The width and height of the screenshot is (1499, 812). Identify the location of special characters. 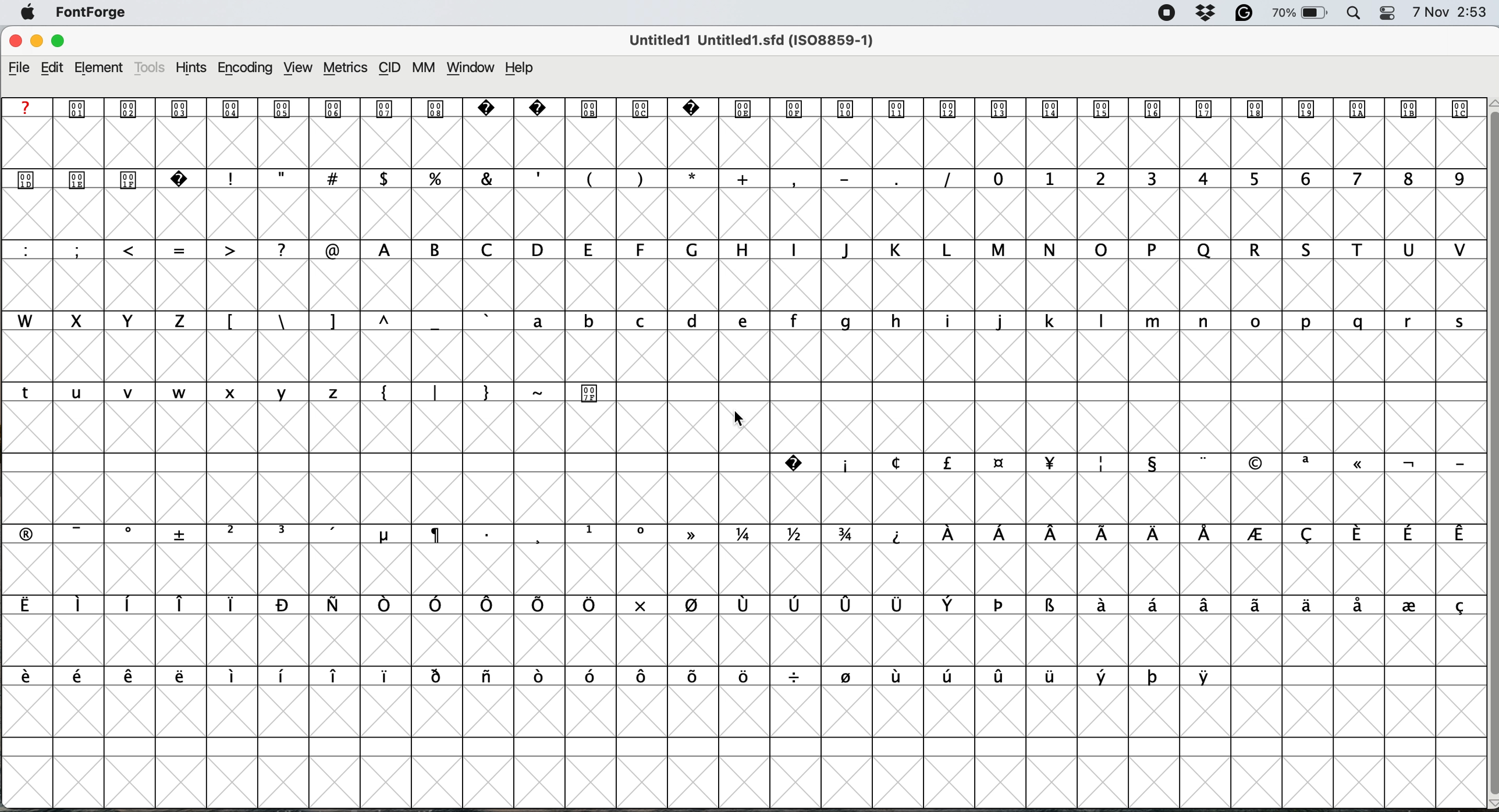
(607, 675).